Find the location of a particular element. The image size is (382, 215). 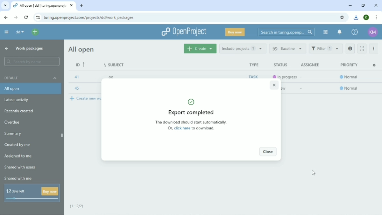

Default is located at coordinates (30, 77).